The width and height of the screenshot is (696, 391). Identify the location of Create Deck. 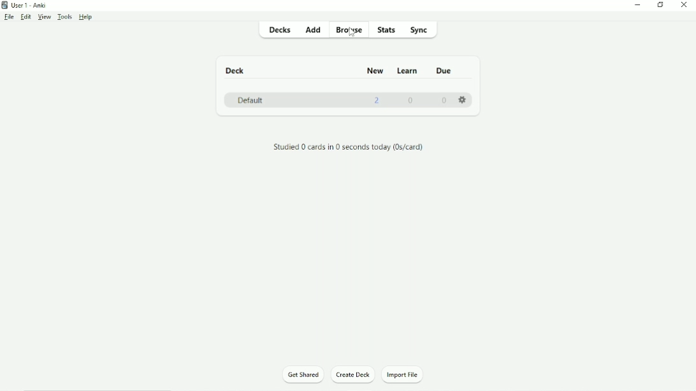
(354, 375).